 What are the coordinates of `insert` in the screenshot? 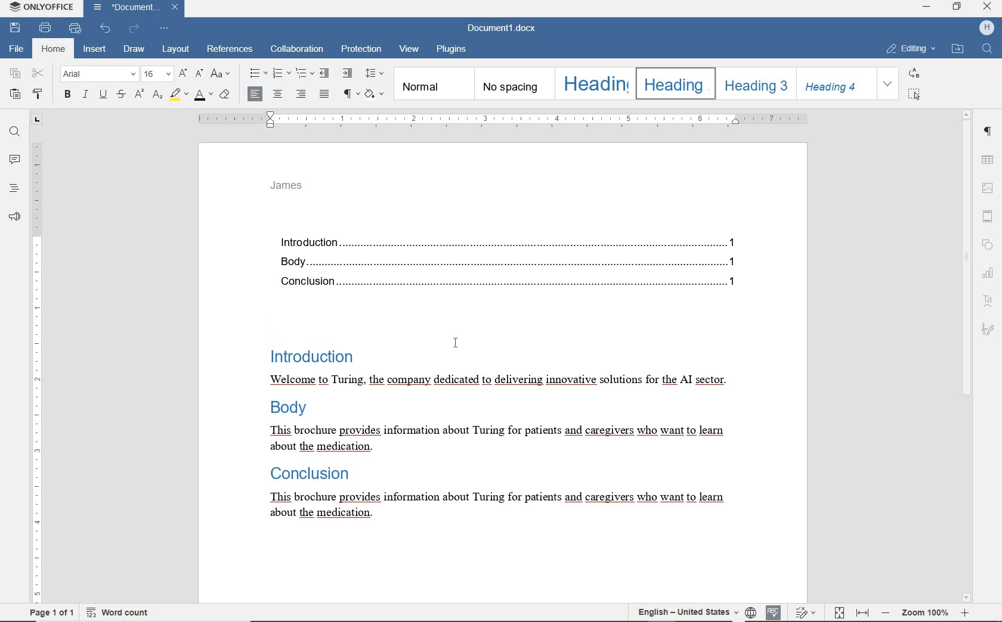 It's located at (94, 49).